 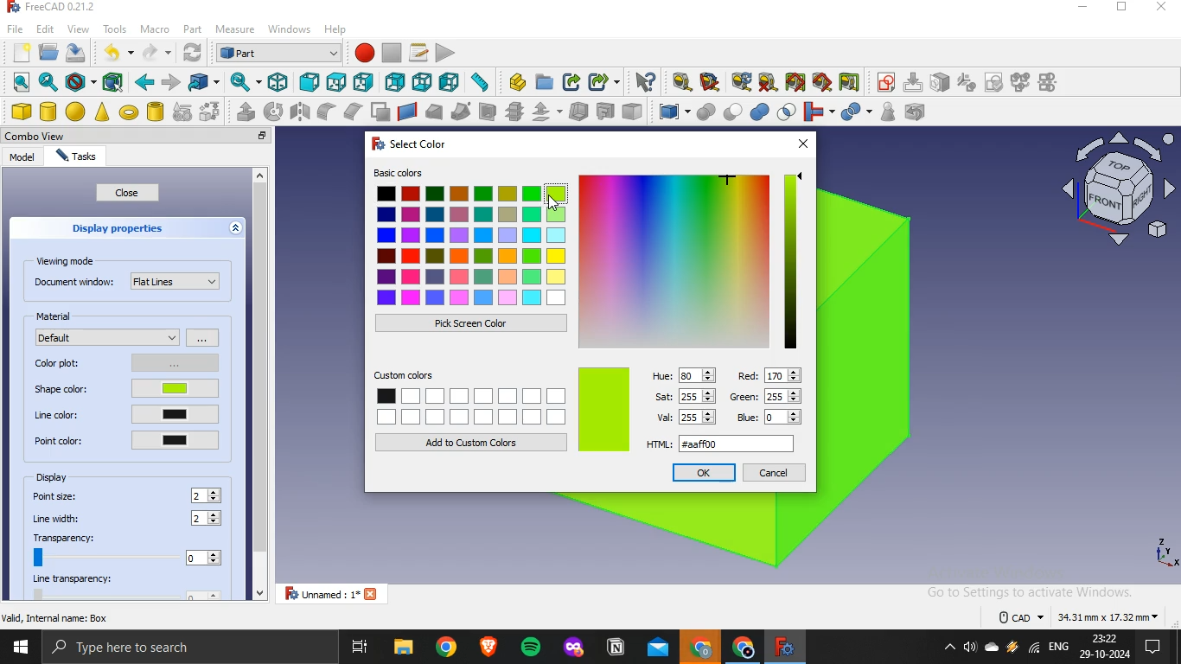 I want to click on create primitive, so click(x=182, y=112).